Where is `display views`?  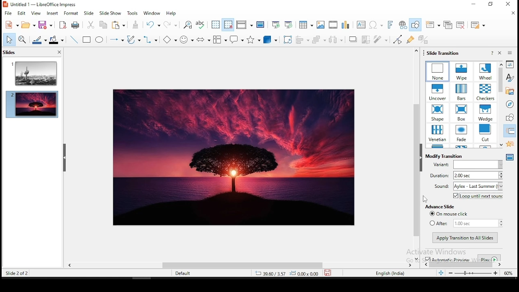
display views is located at coordinates (244, 25).